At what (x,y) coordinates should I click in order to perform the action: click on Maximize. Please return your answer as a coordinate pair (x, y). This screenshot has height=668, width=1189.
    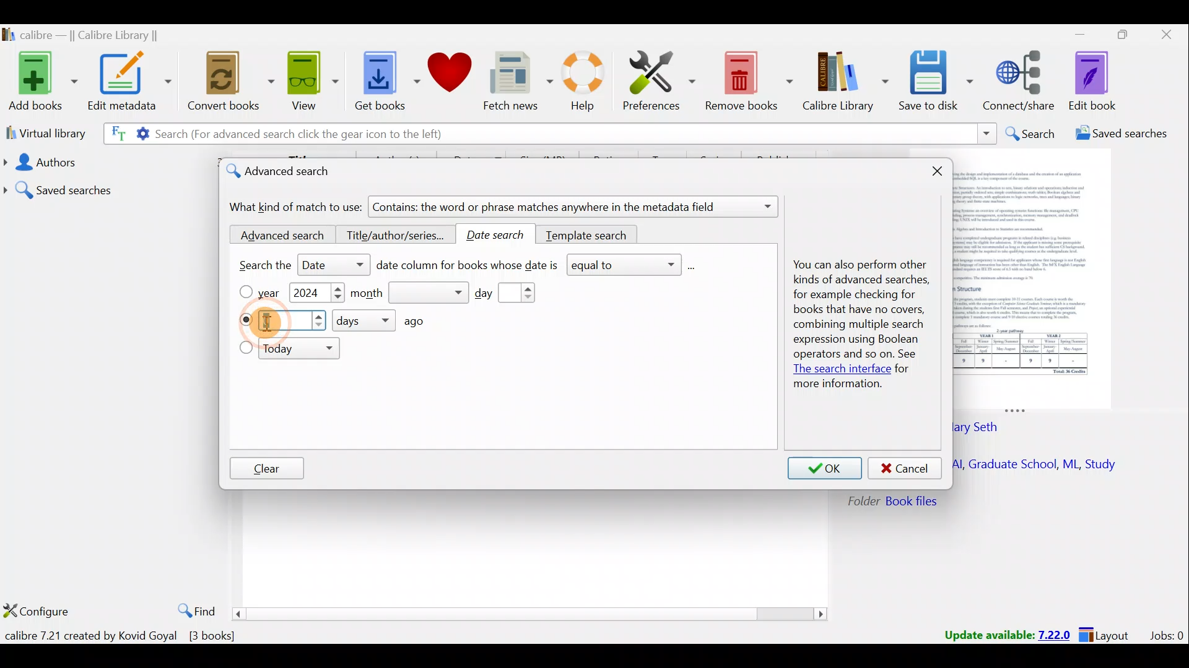
    Looking at the image, I should click on (1117, 37).